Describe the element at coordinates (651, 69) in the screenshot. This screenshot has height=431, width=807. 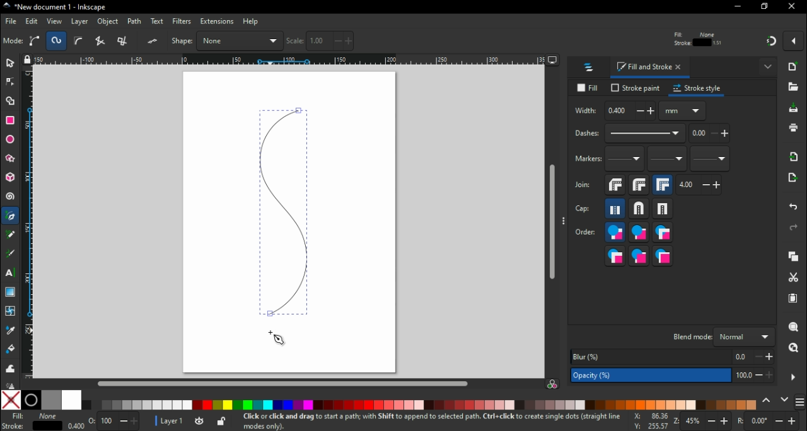
I see `fill and stroke` at that location.